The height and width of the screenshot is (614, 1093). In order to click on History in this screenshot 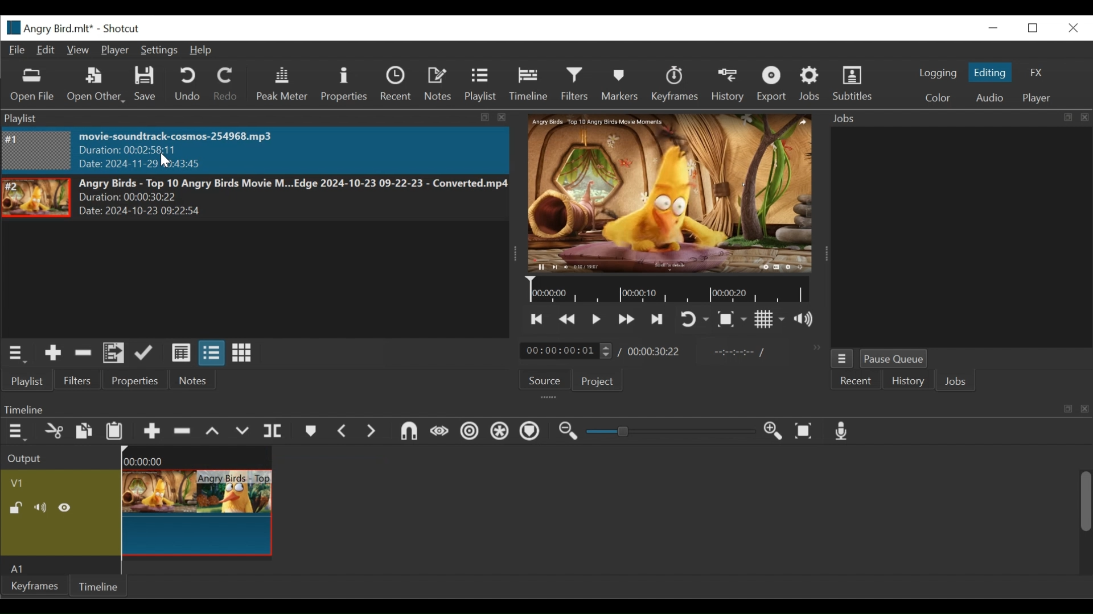, I will do `click(727, 85)`.